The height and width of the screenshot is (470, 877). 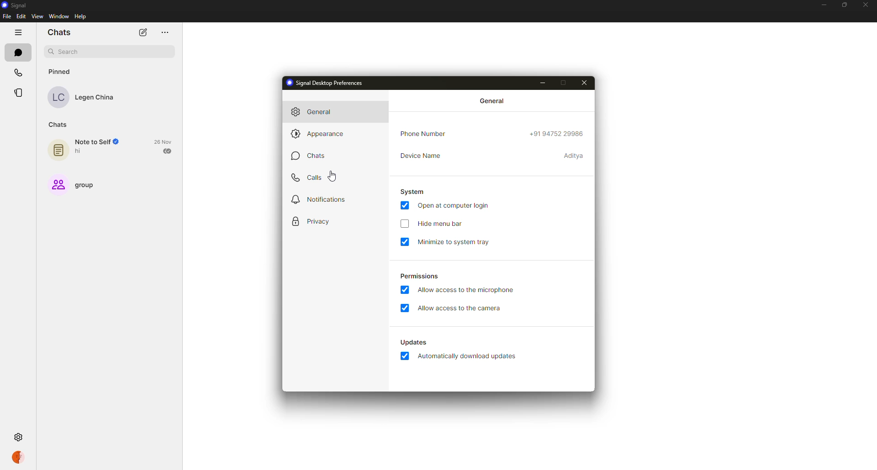 I want to click on allow access to camera, so click(x=464, y=308).